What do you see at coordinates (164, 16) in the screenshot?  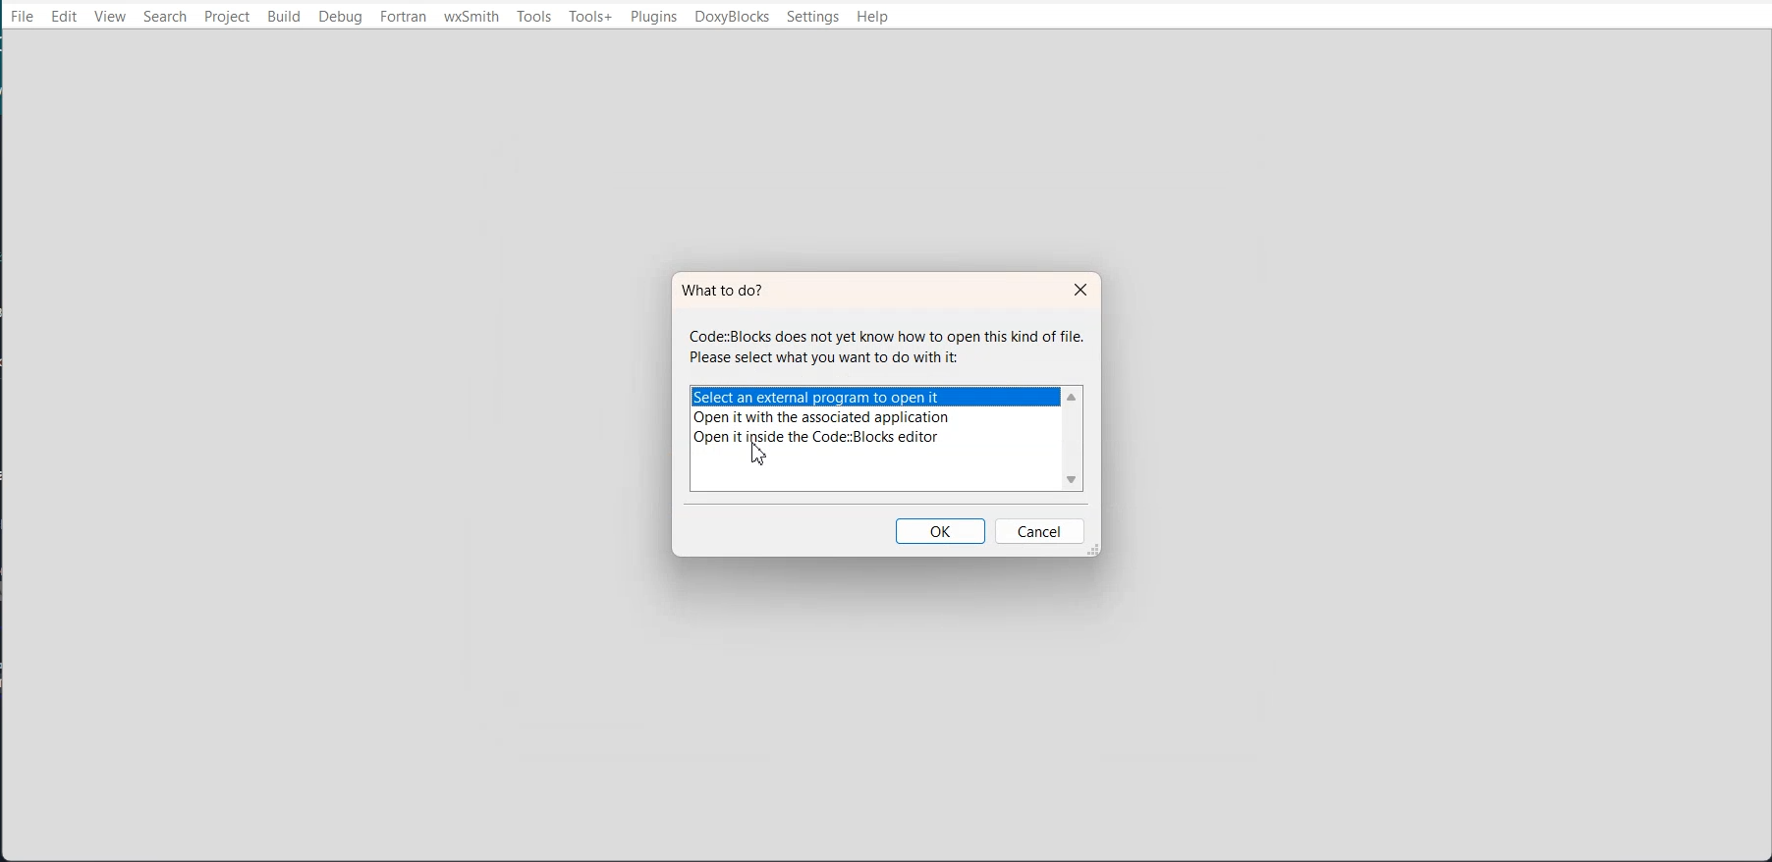 I see `Search` at bounding box center [164, 16].